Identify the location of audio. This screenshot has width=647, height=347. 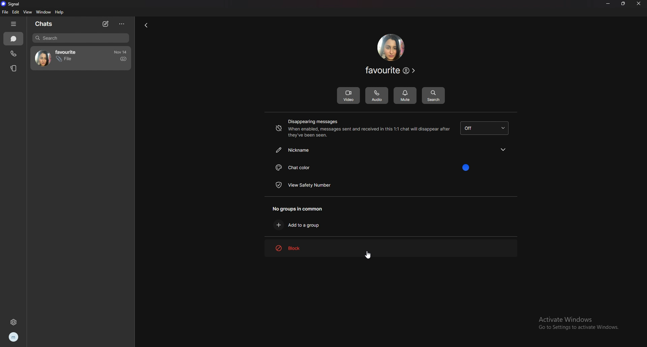
(376, 96).